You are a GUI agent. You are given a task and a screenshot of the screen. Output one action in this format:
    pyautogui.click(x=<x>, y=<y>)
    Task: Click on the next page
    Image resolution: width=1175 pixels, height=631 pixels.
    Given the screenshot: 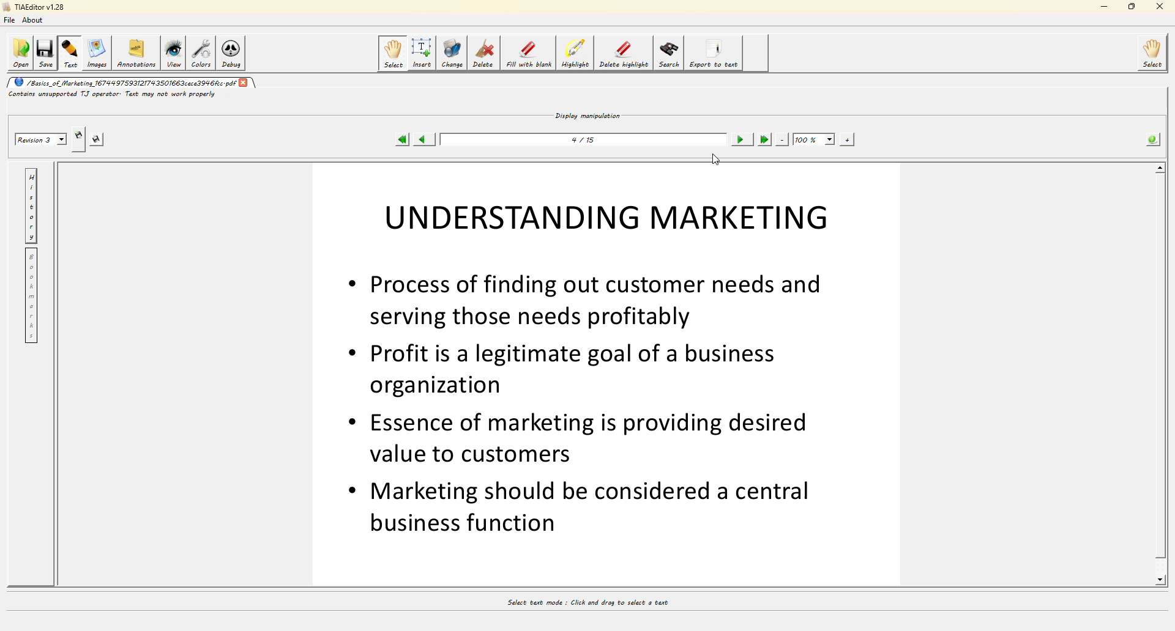 What is the action you would take?
    pyautogui.click(x=742, y=139)
    